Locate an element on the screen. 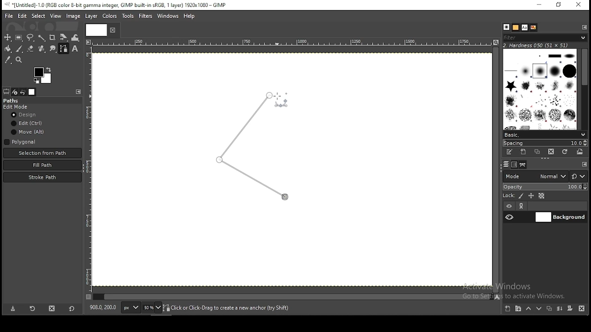 This screenshot has height=332, width=591. layer 1 is located at coordinates (560, 217).